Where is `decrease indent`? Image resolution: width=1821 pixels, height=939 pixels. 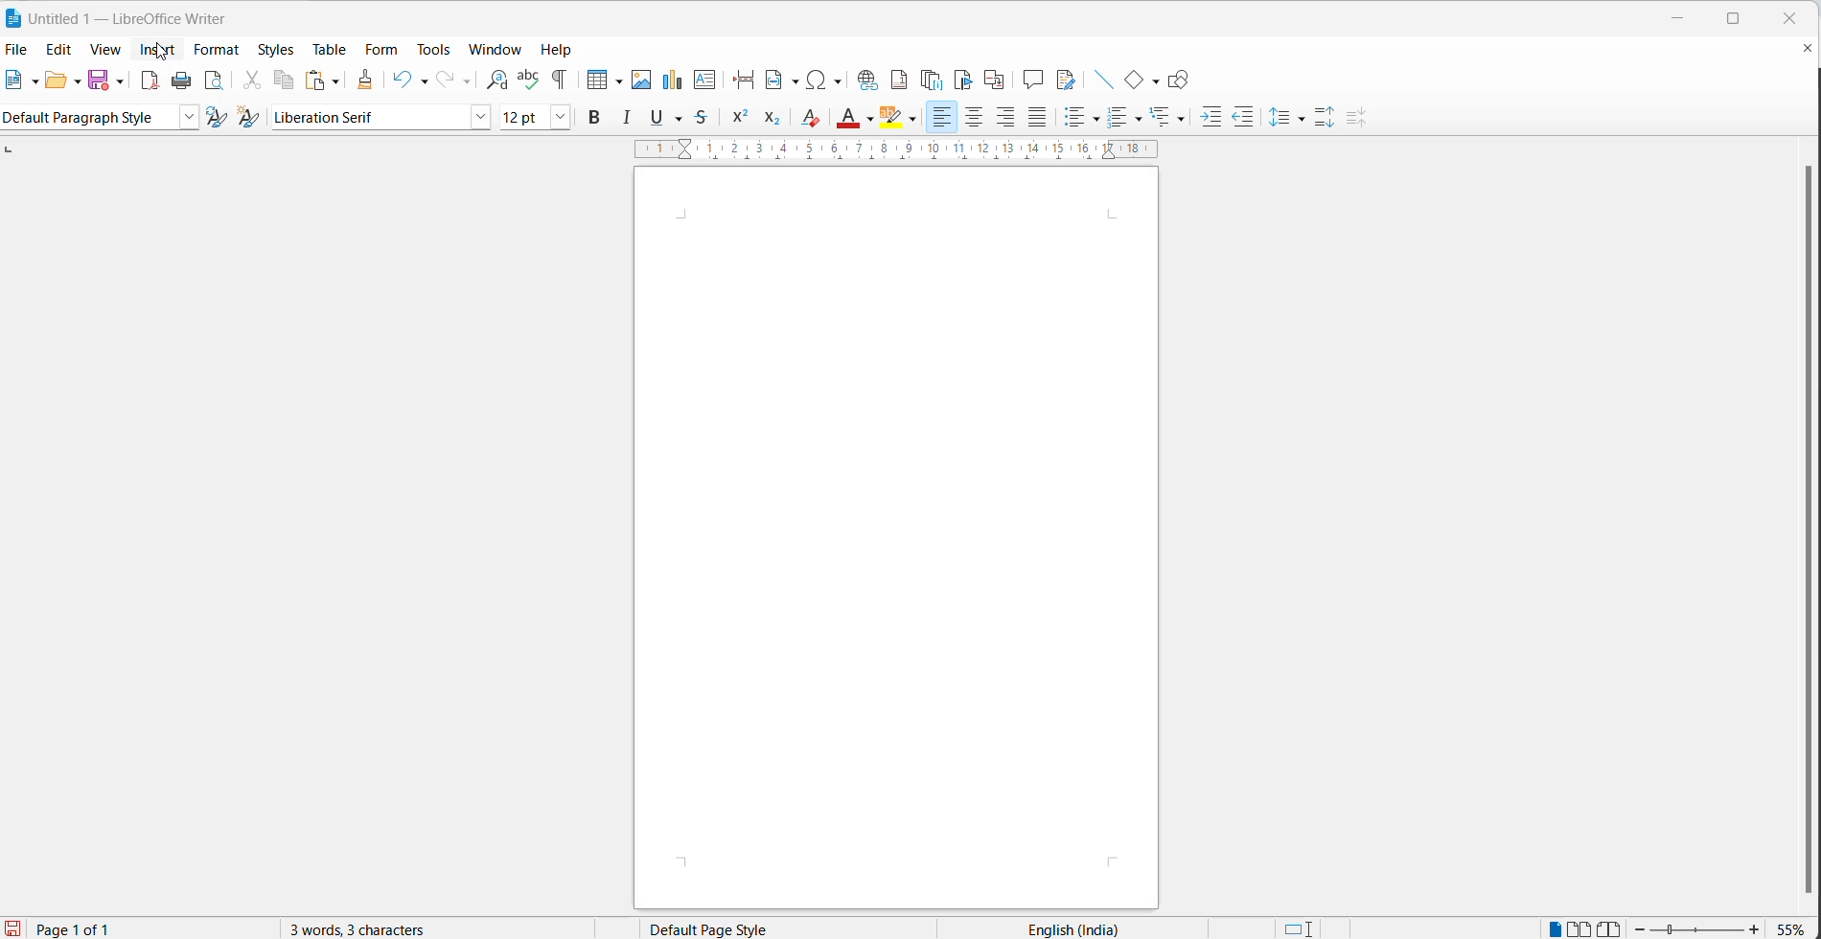
decrease indent is located at coordinates (1246, 118).